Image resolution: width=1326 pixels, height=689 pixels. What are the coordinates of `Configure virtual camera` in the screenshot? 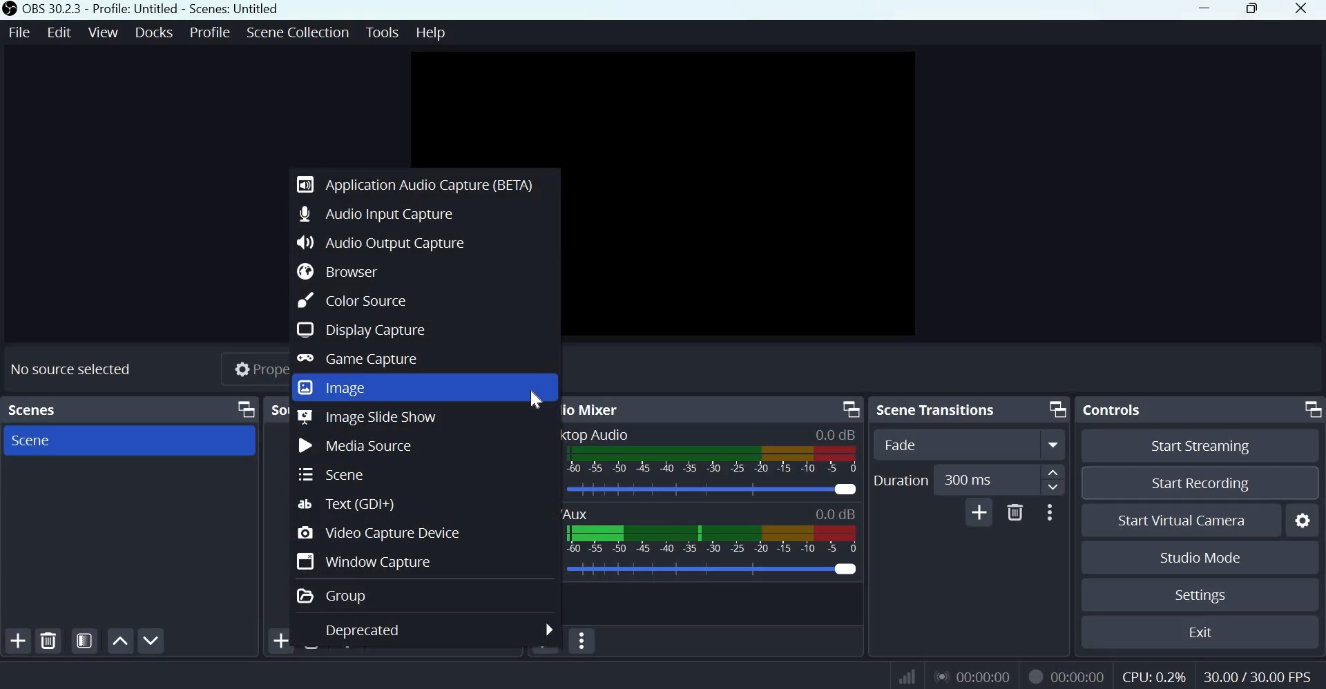 It's located at (1303, 518).